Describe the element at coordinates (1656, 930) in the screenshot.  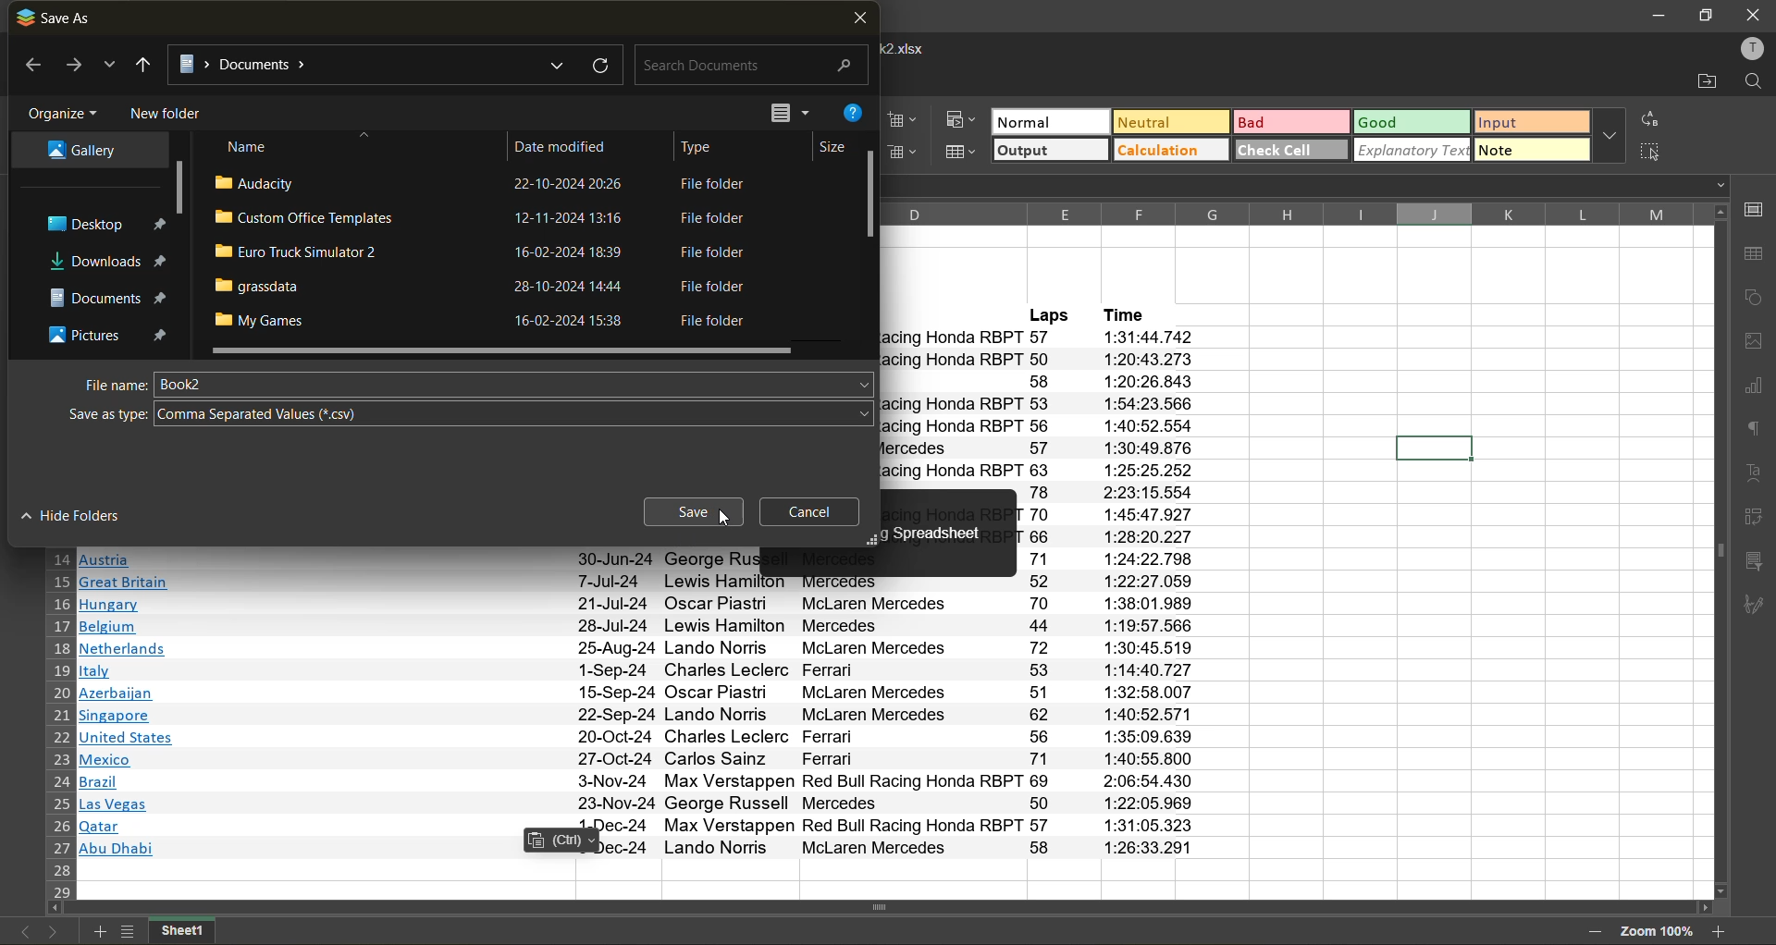
I see `zoom factor` at that location.